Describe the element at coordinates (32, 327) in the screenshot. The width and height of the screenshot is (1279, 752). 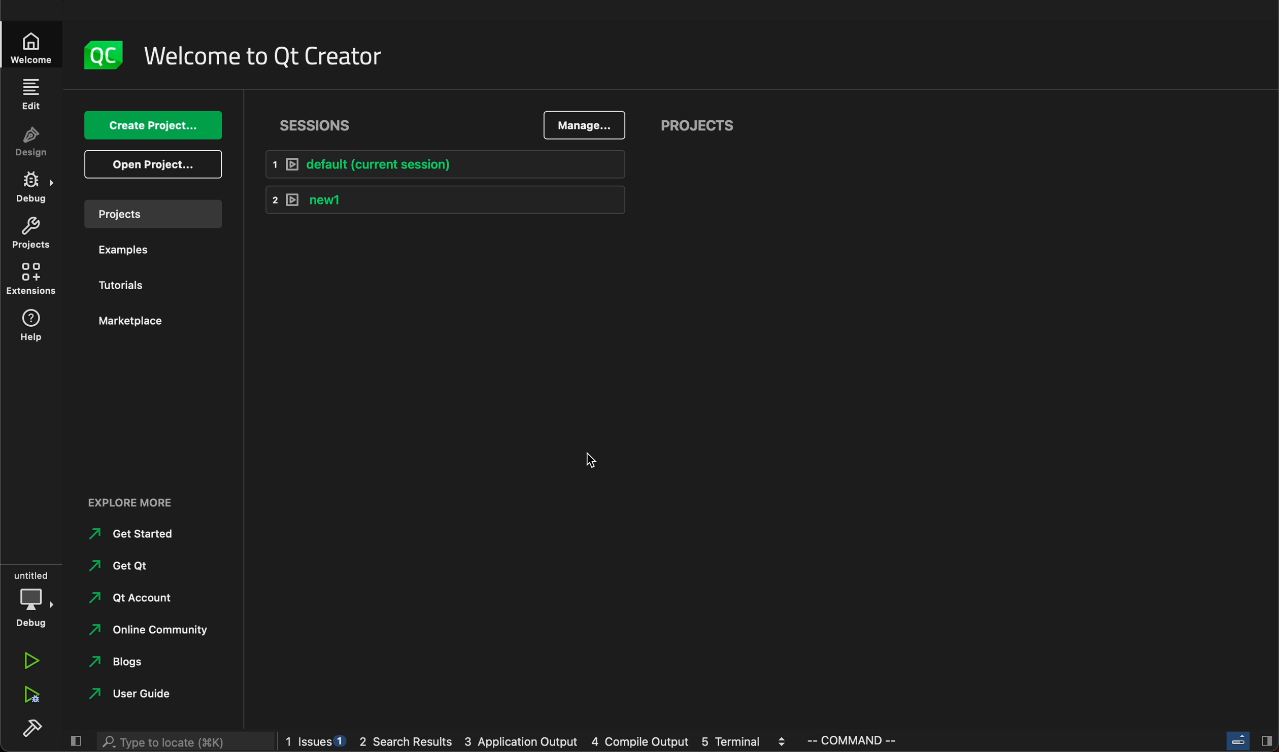
I see `help` at that location.